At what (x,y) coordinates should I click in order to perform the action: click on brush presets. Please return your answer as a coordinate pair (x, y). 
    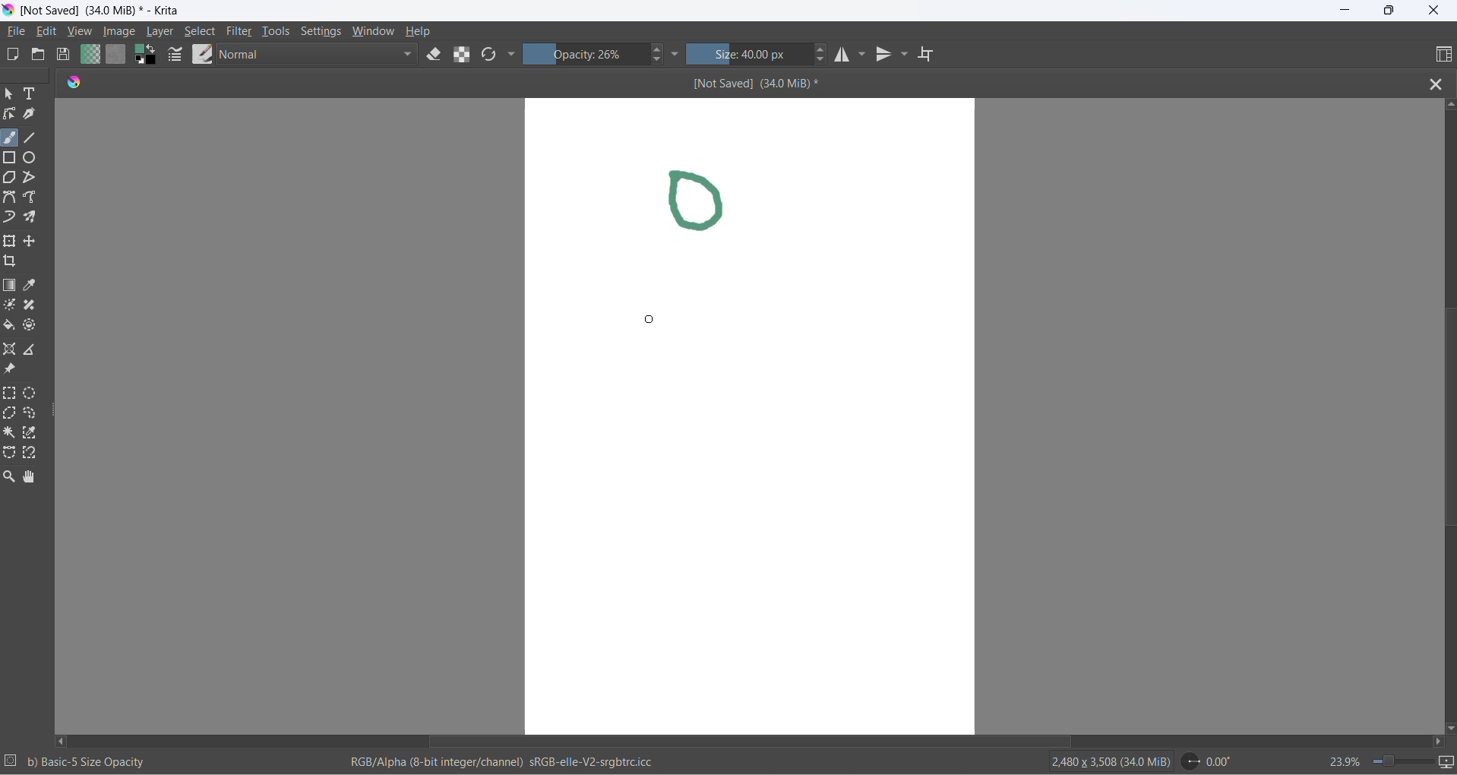
    Looking at the image, I should click on (200, 55).